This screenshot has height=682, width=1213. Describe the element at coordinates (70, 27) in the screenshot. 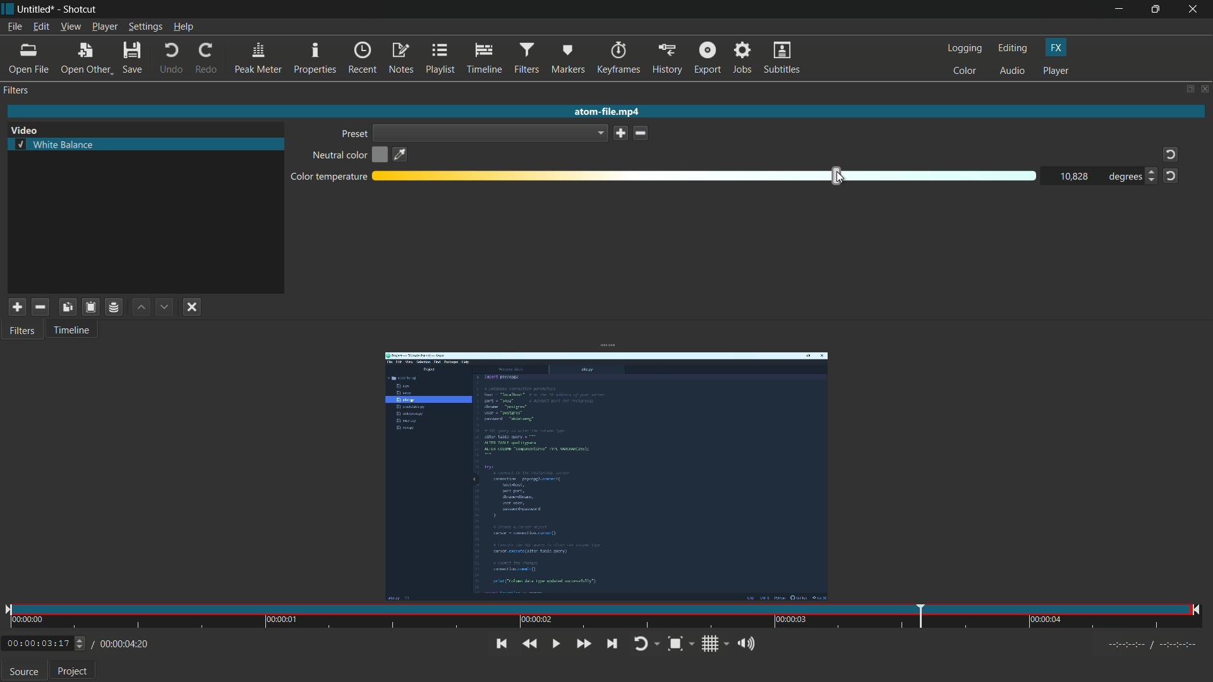

I see `view menu` at that location.